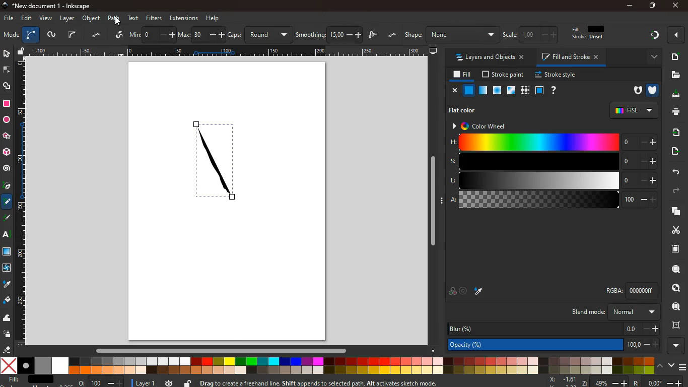 The height and width of the screenshot is (387, 688). What do you see at coordinates (554, 329) in the screenshot?
I see `blur` at bounding box center [554, 329].